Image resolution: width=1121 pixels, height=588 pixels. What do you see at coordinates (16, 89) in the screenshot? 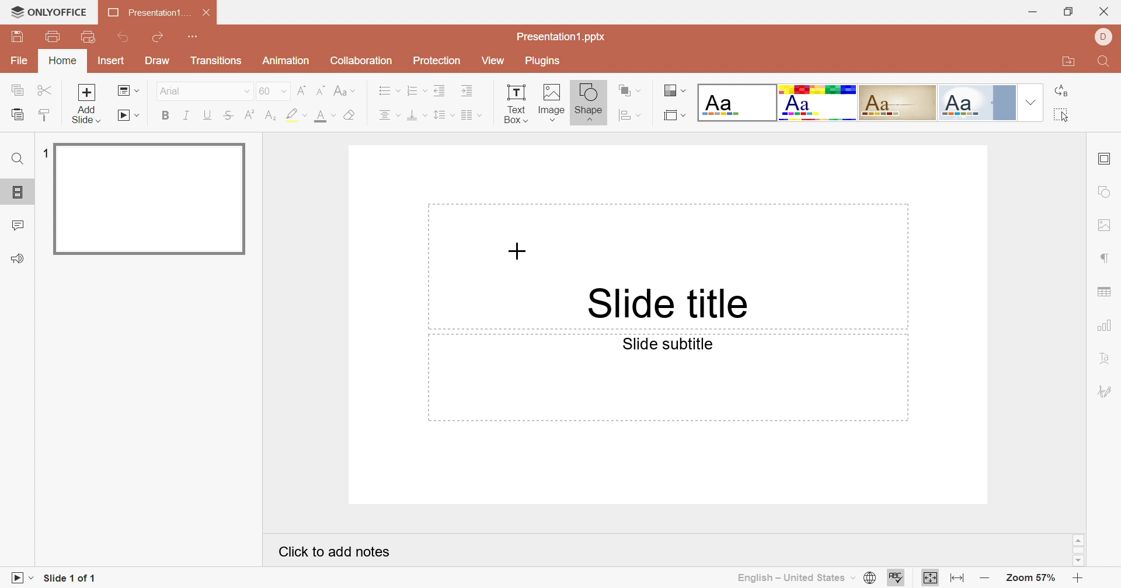
I see `Copy` at bounding box center [16, 89].